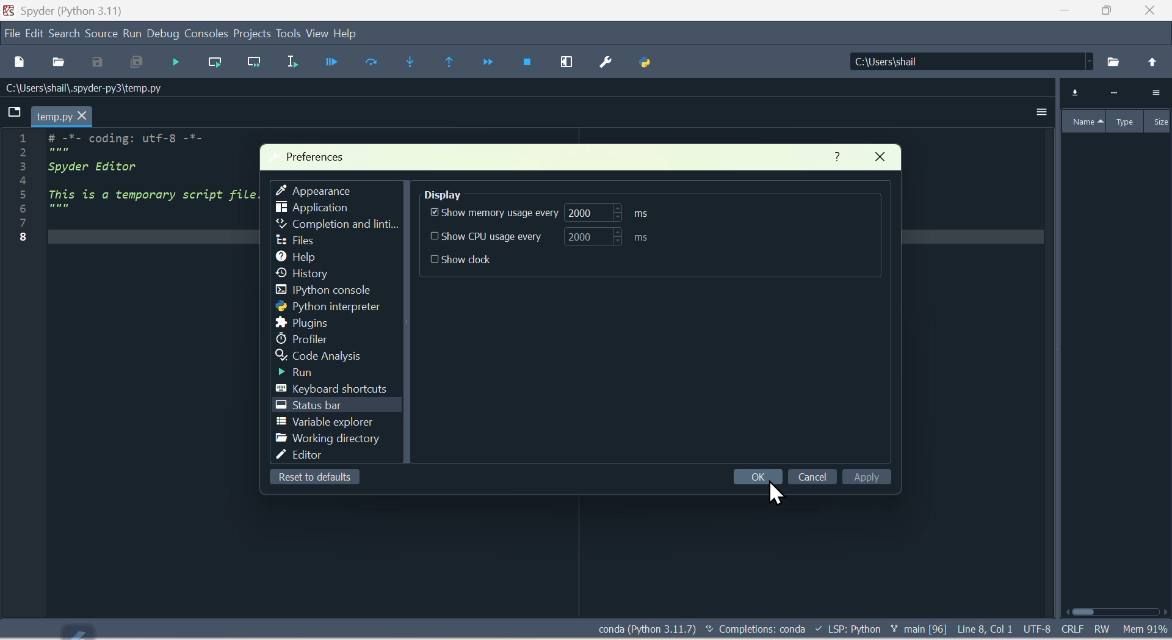 The image size is (1172, 640). Describe the element at coordinates (59, 62) in the screenshot. I see `Open file` at that location.